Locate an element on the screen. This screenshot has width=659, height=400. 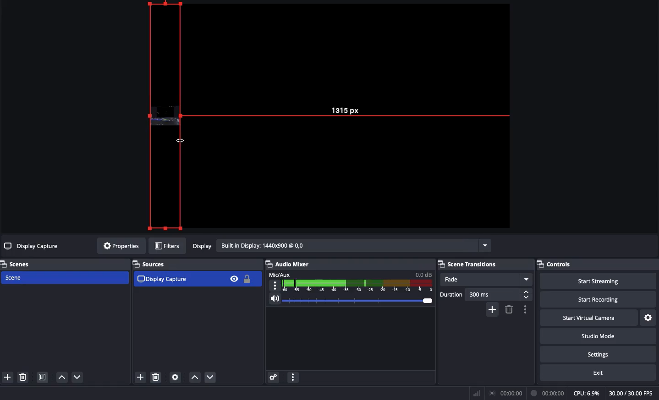
Exit is located at coordinates (599, 372).